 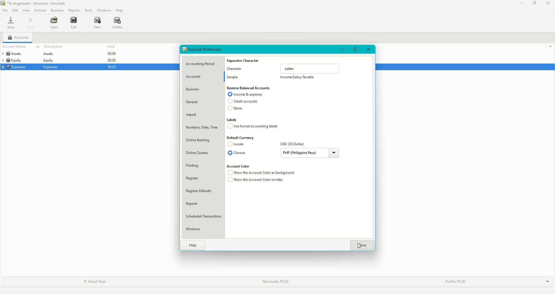 What do you see at coordinates (198, 140) in the screenshot?
I see `Online banking` at bounding box center [198, 140].